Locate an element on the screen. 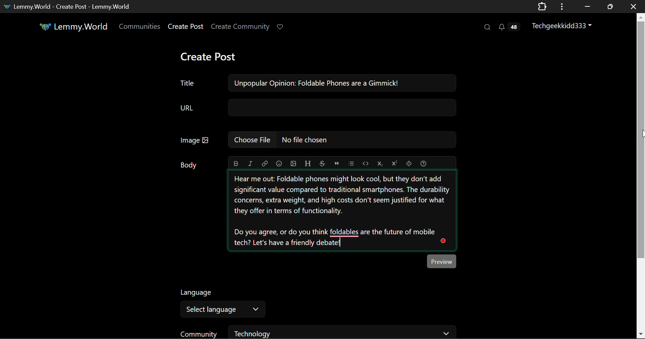 This screenshot has width=645, height=339. superscript is located at coordinates (393, 162).